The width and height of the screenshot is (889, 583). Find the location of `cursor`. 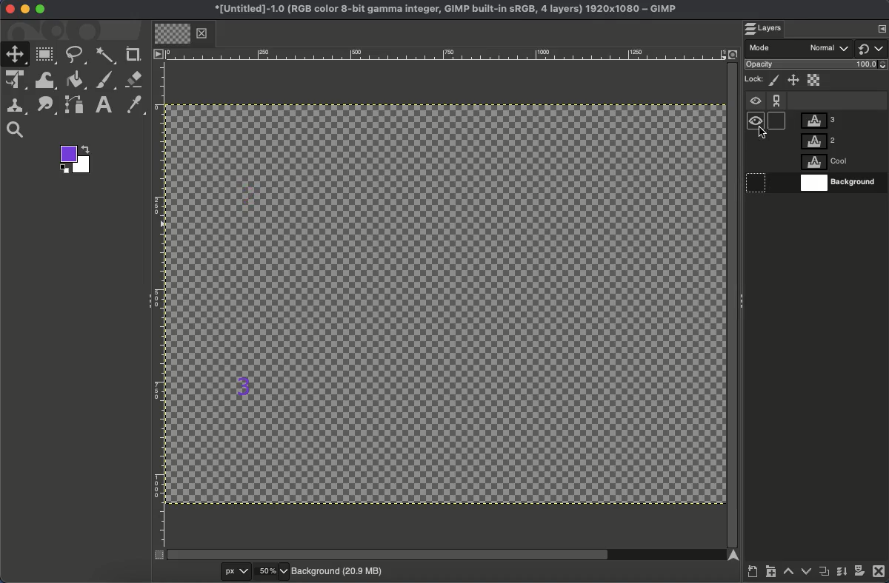

cursor is located at coordinates (765, 133).